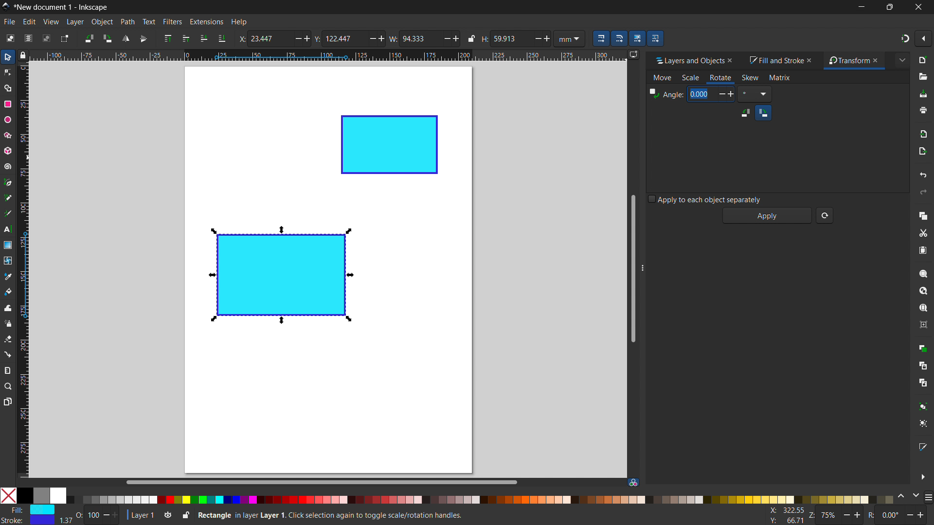 This screenshot has height=525, width=934. I want to click on rotate, so click(720, 77).